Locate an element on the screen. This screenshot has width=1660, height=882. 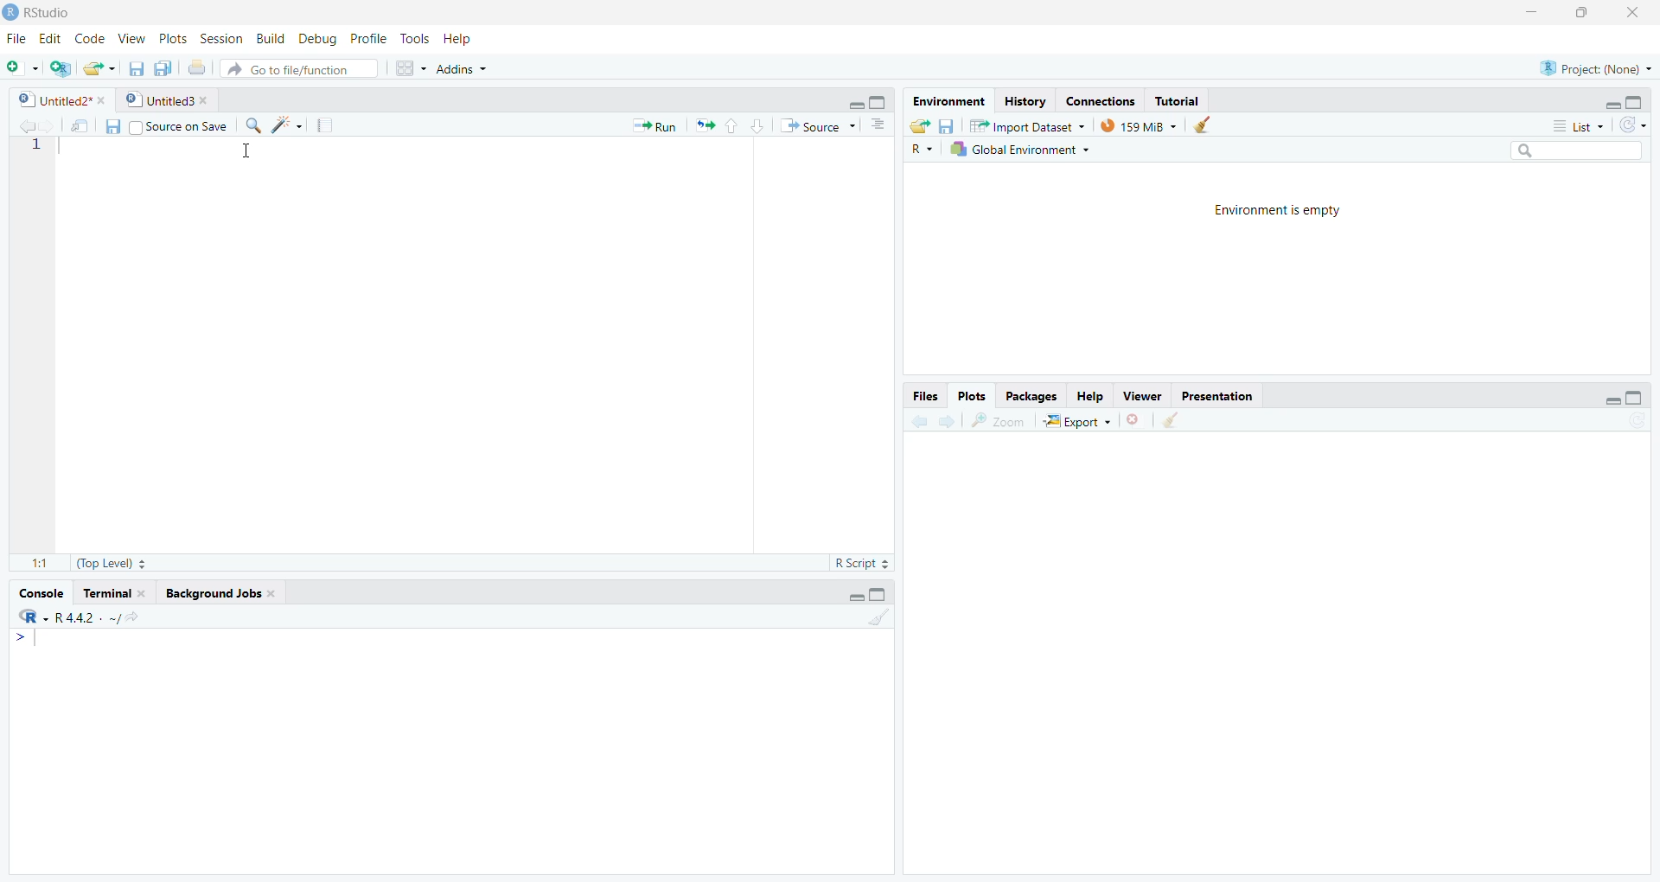
Print is located at coordinates (197, 68).